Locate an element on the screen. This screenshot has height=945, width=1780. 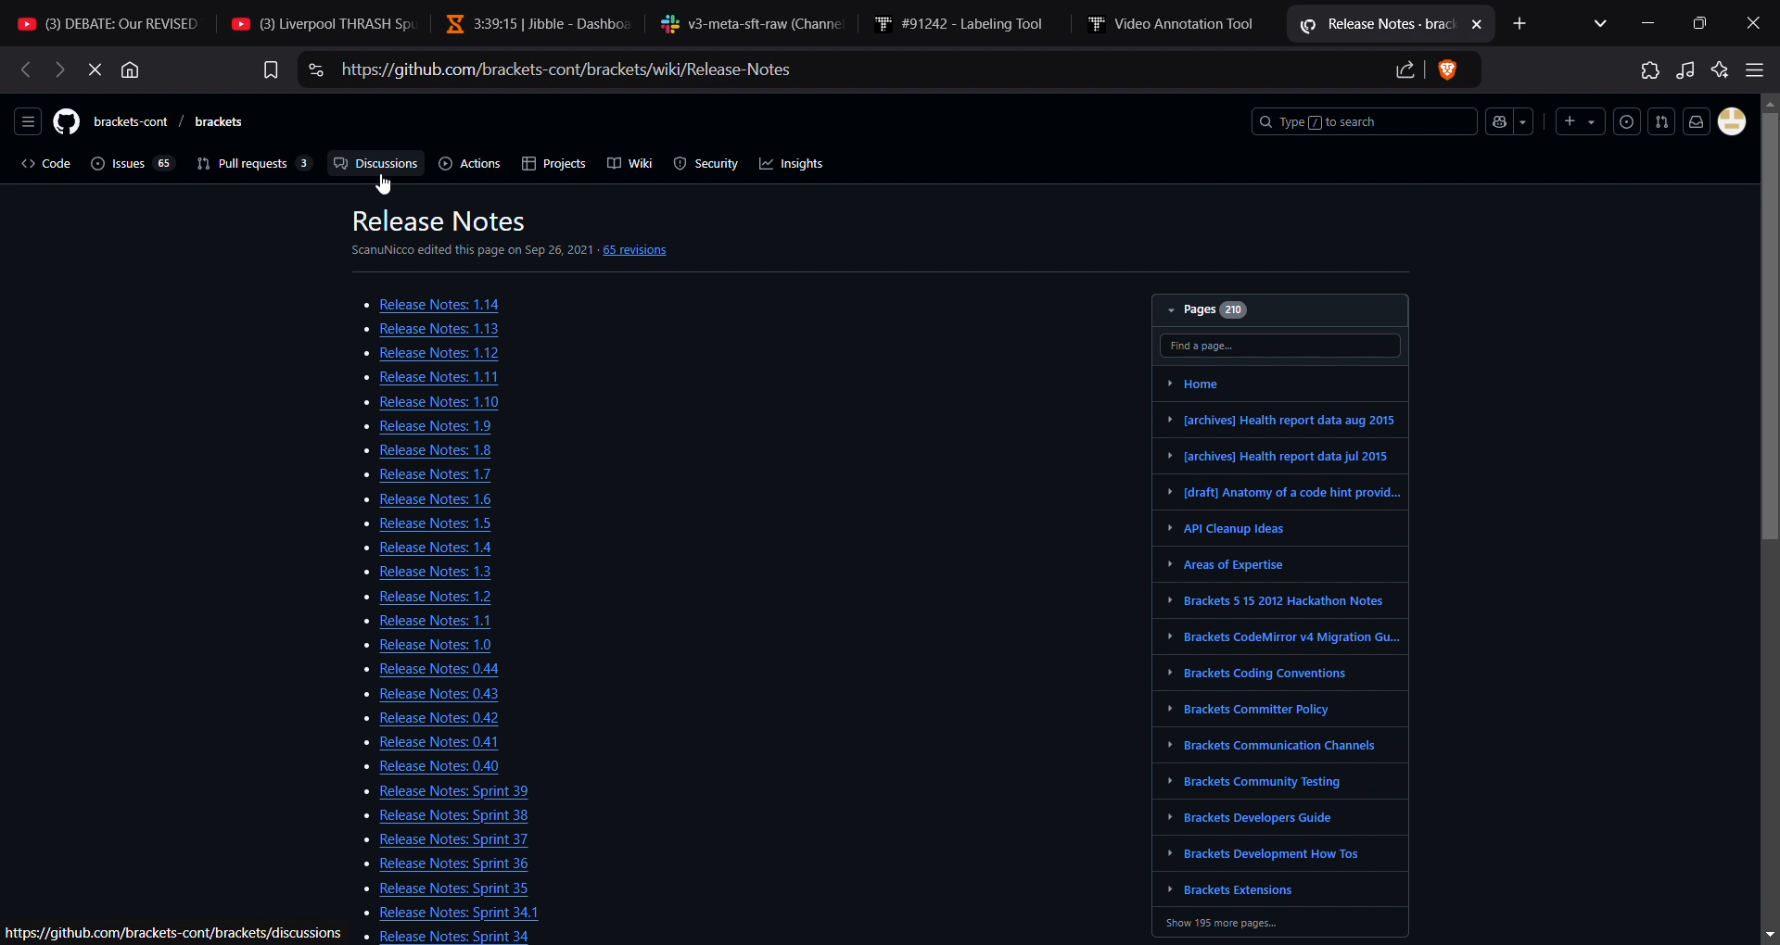
|» Brackets Development How Tos is located at coordinates (1266, 855).